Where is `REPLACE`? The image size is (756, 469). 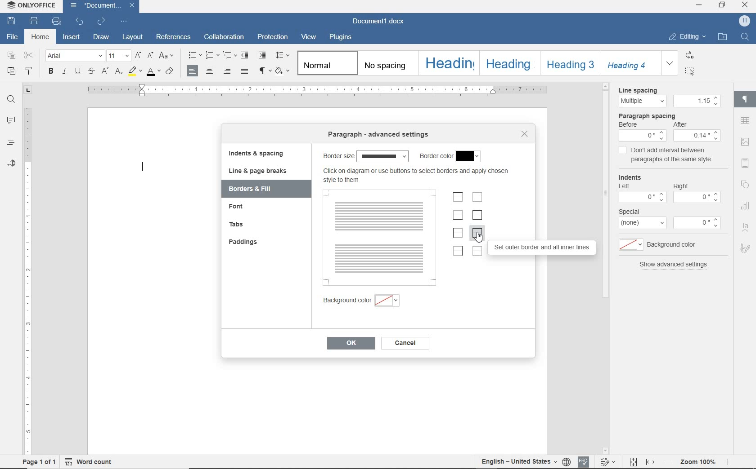 REPLACE is located at coordinates (689, 55).